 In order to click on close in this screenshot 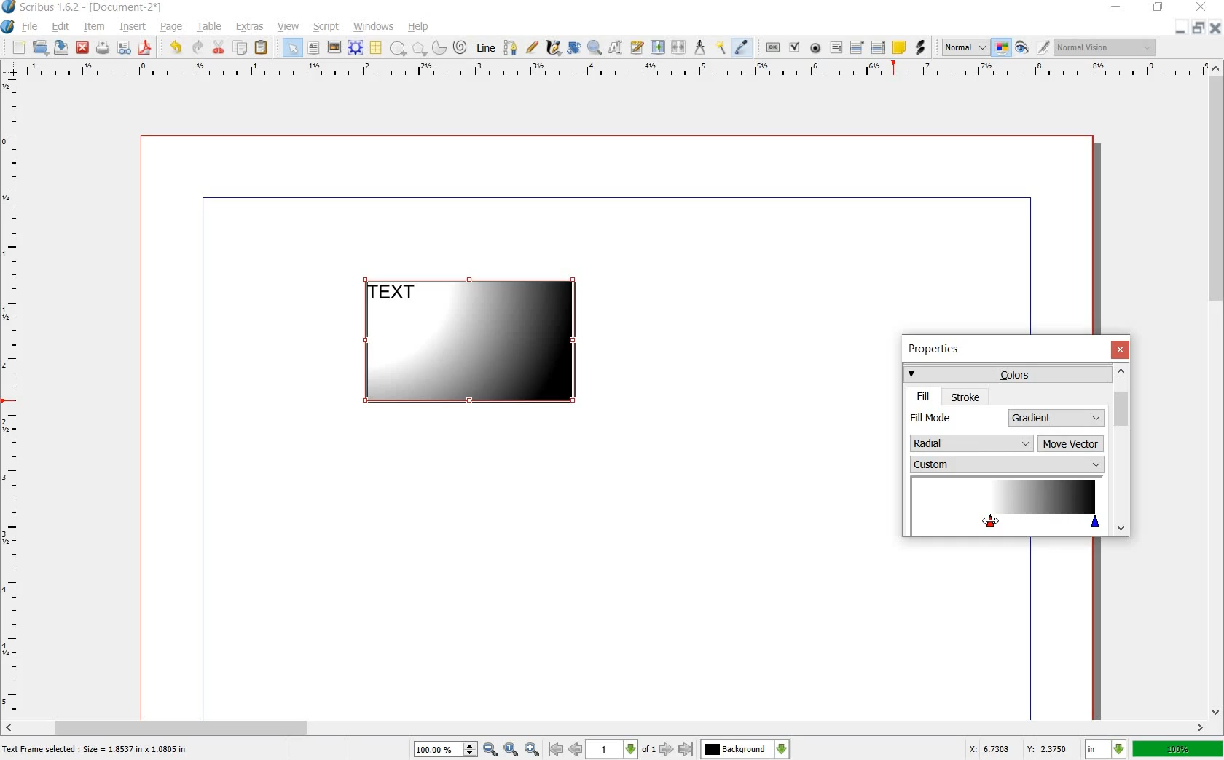, I will do `click(1204, 7)`.